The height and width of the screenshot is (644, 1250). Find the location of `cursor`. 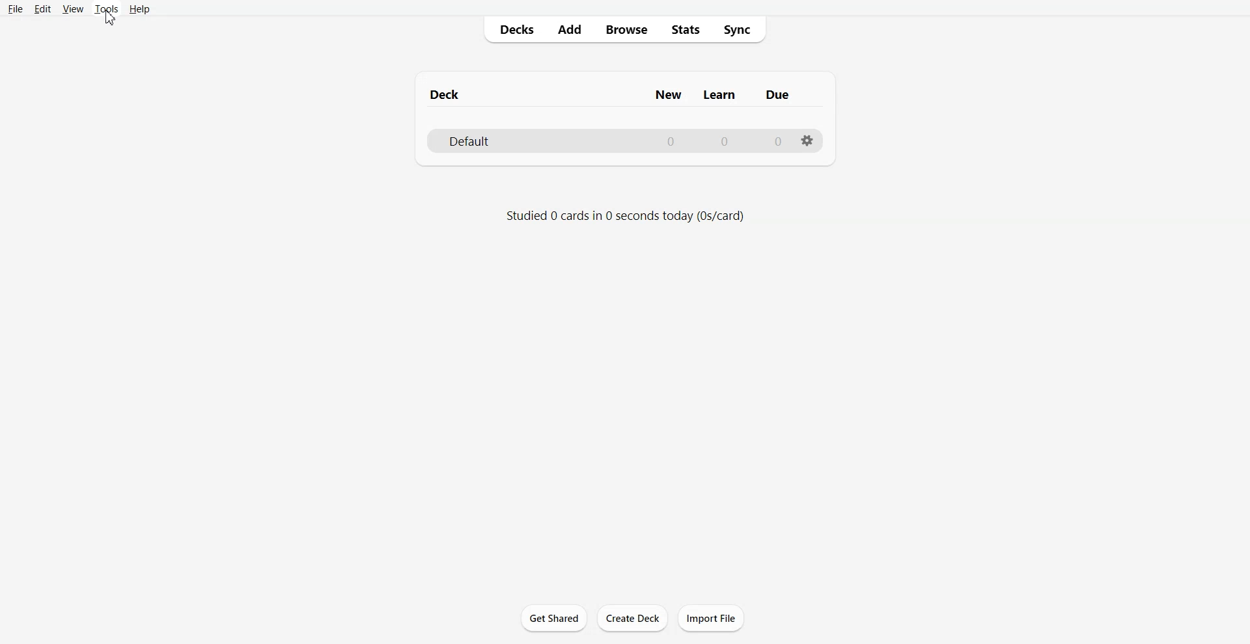

cursor is located at coordinates (112, 20).